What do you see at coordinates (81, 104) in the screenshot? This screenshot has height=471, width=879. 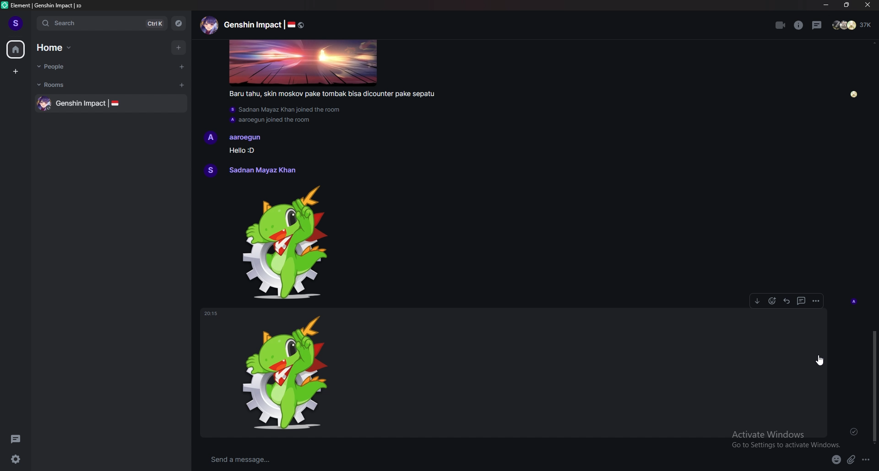 I see `Genshin Impact` at bounding box center [81, 104].